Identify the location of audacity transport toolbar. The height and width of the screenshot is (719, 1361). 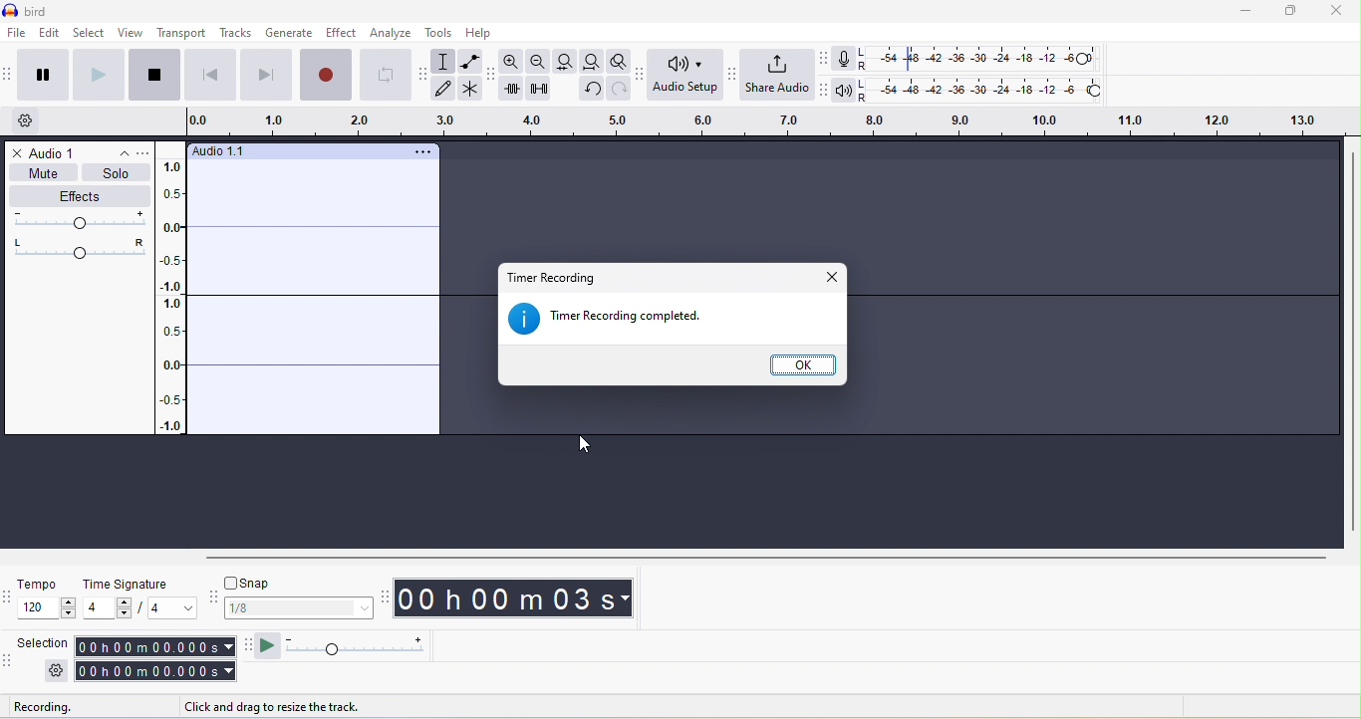
(9, 74).